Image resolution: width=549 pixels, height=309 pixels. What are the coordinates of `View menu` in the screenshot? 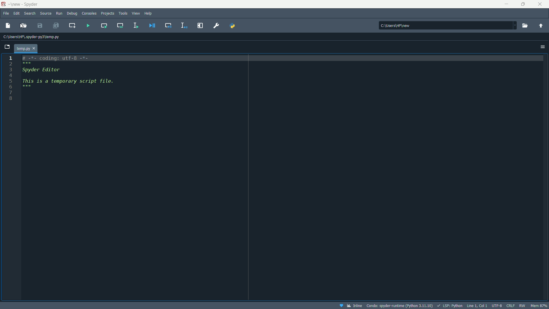 It's located at (136, 13).